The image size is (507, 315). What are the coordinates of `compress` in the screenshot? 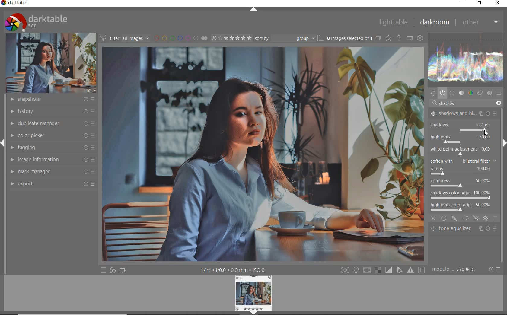 It's located at (461, 184).